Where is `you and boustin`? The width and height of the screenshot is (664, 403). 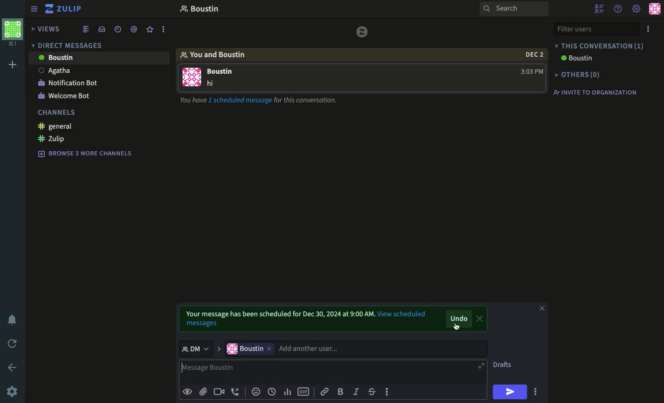
you and boustin is located at coordinates (218, 54).